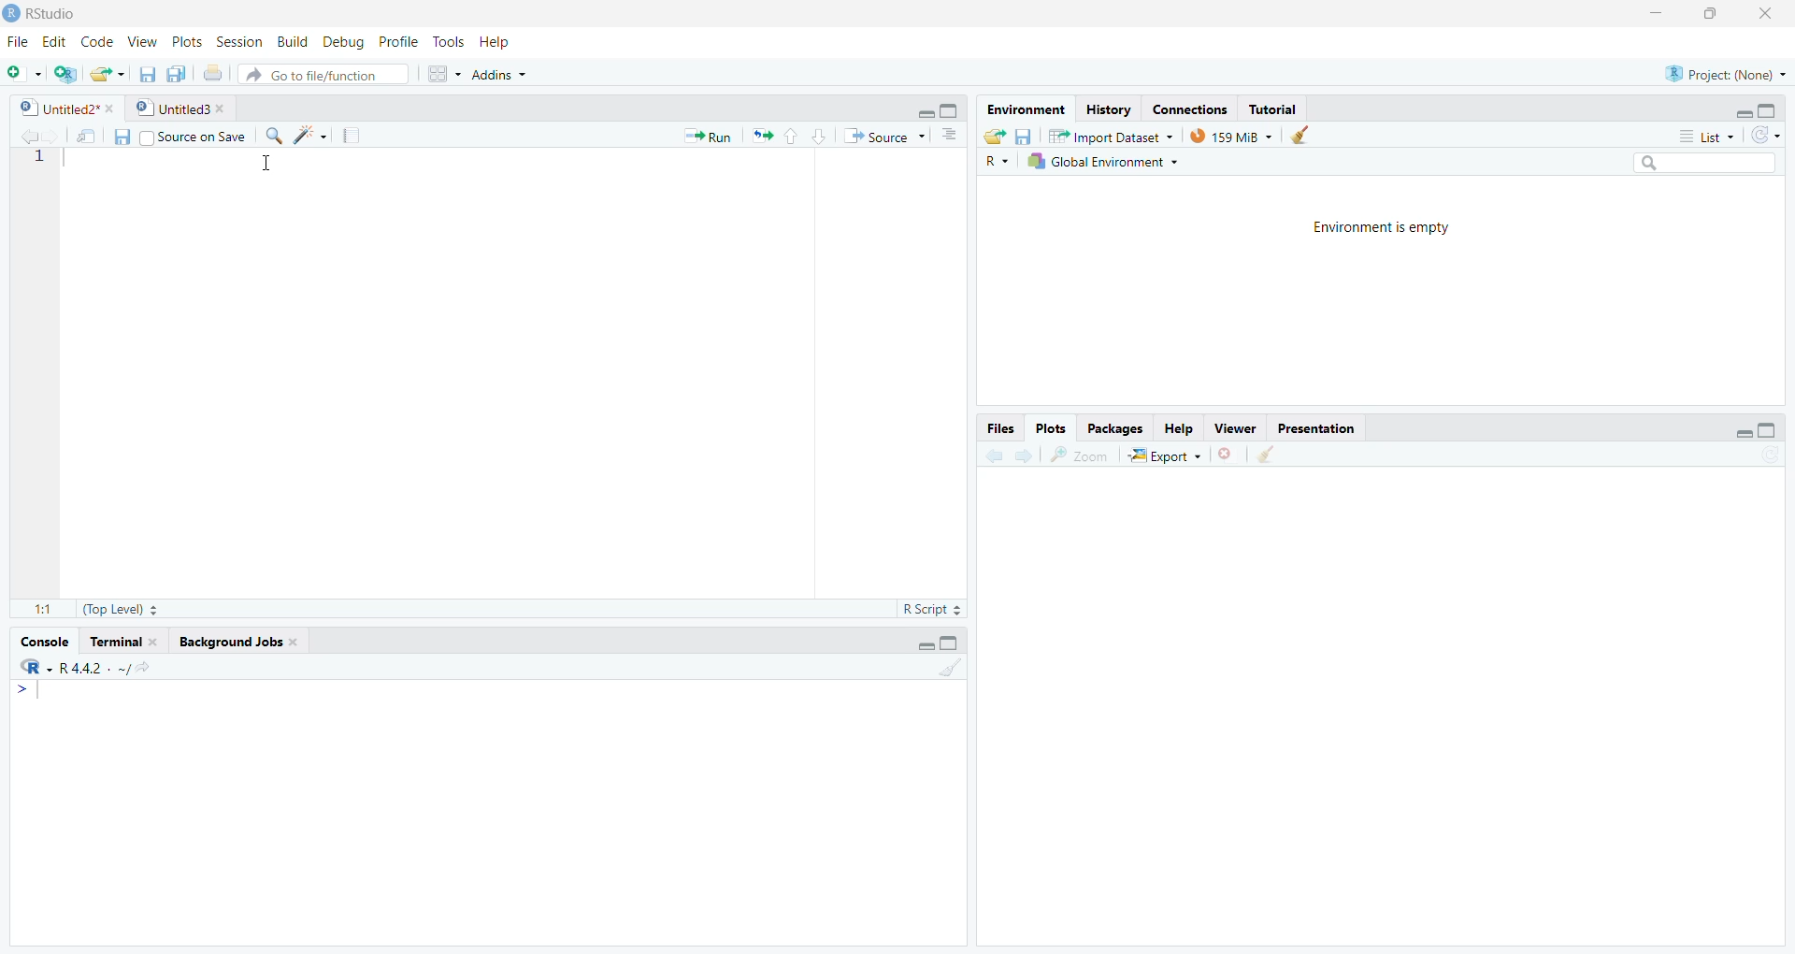  I want to click on Clean, so click(951, 668).